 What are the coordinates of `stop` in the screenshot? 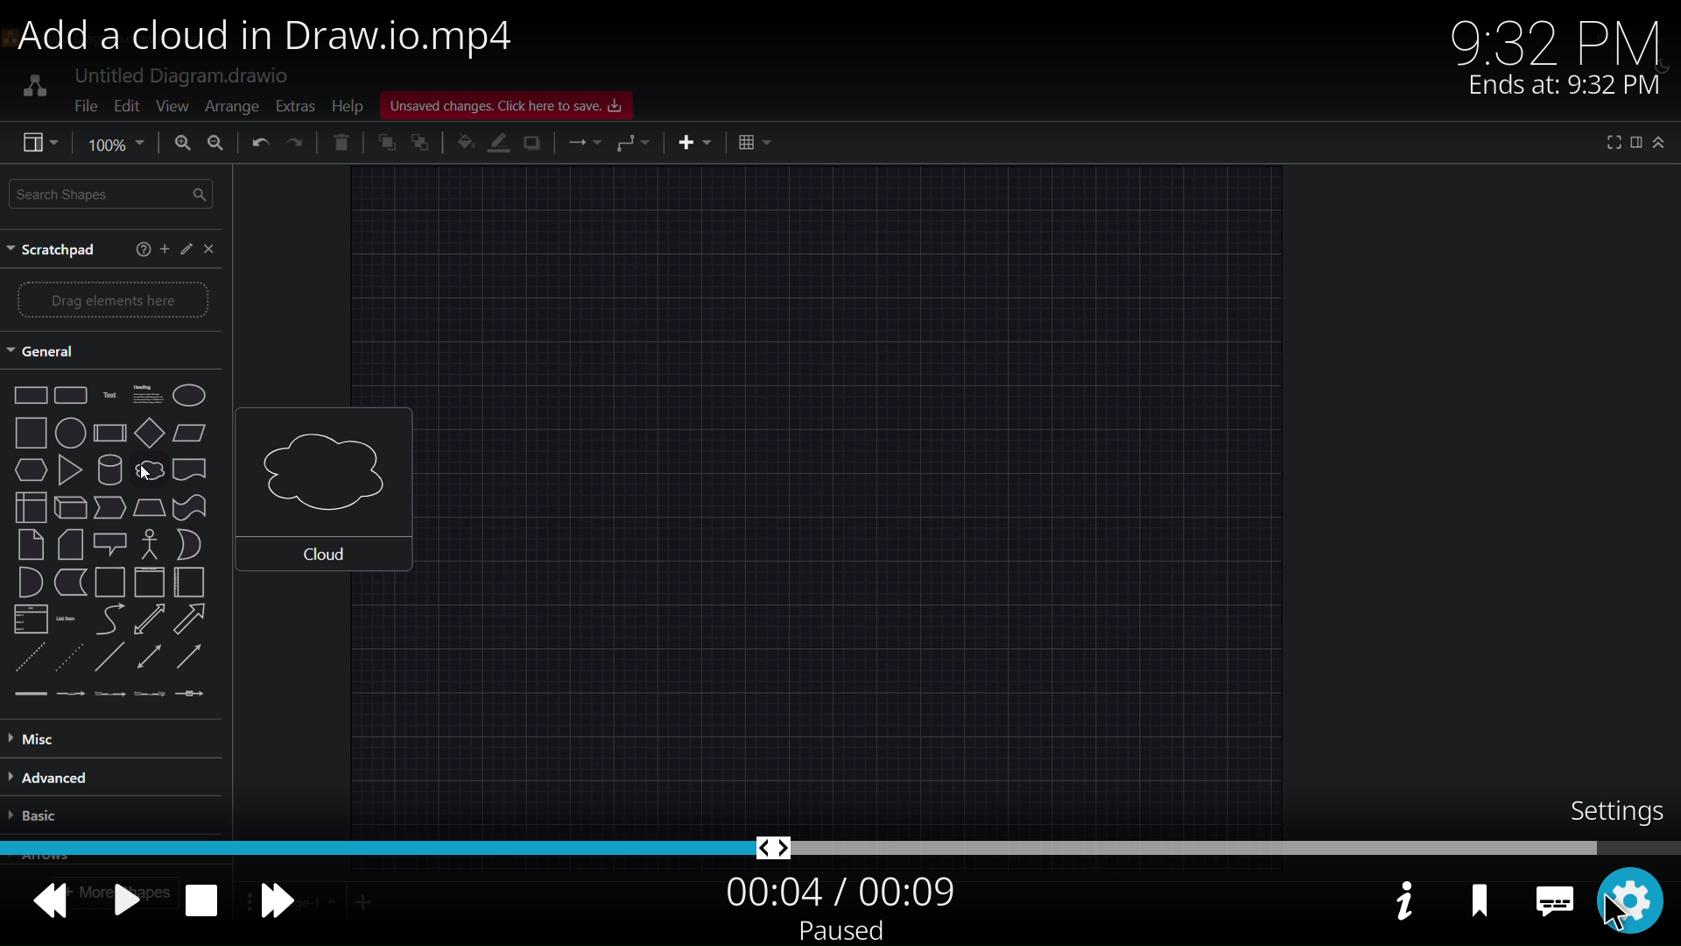 It's located at (200, 900).